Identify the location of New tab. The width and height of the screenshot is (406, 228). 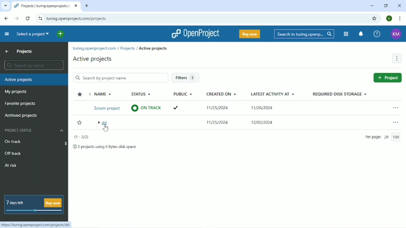
(87, 5).